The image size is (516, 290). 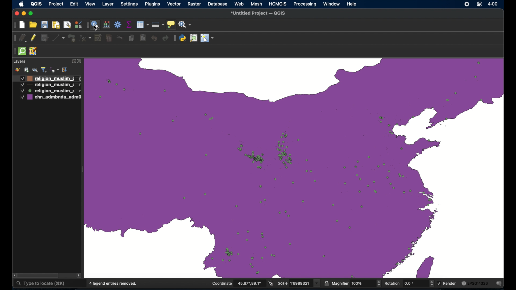 I want to click on quick osm, so click(x=23, y=52).